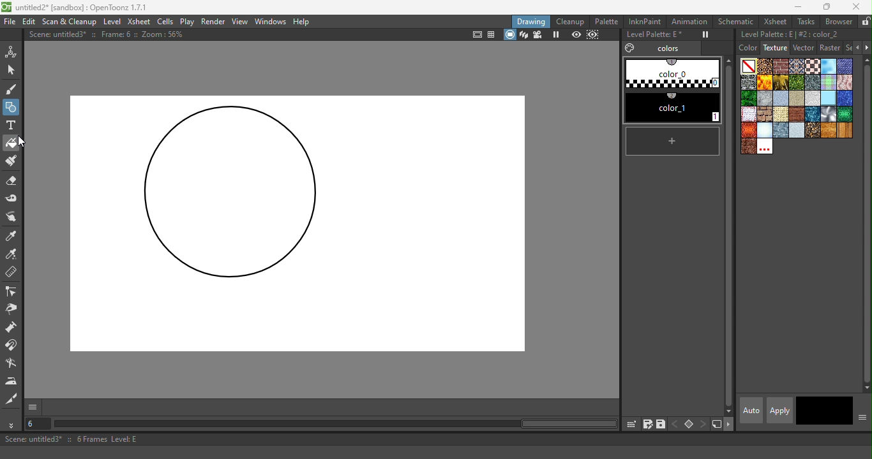 The height and width of the screenshot is (459, 872). Describe the element at coordinates (13, 364) in the screenshot. I see `Blender tool` at that location.